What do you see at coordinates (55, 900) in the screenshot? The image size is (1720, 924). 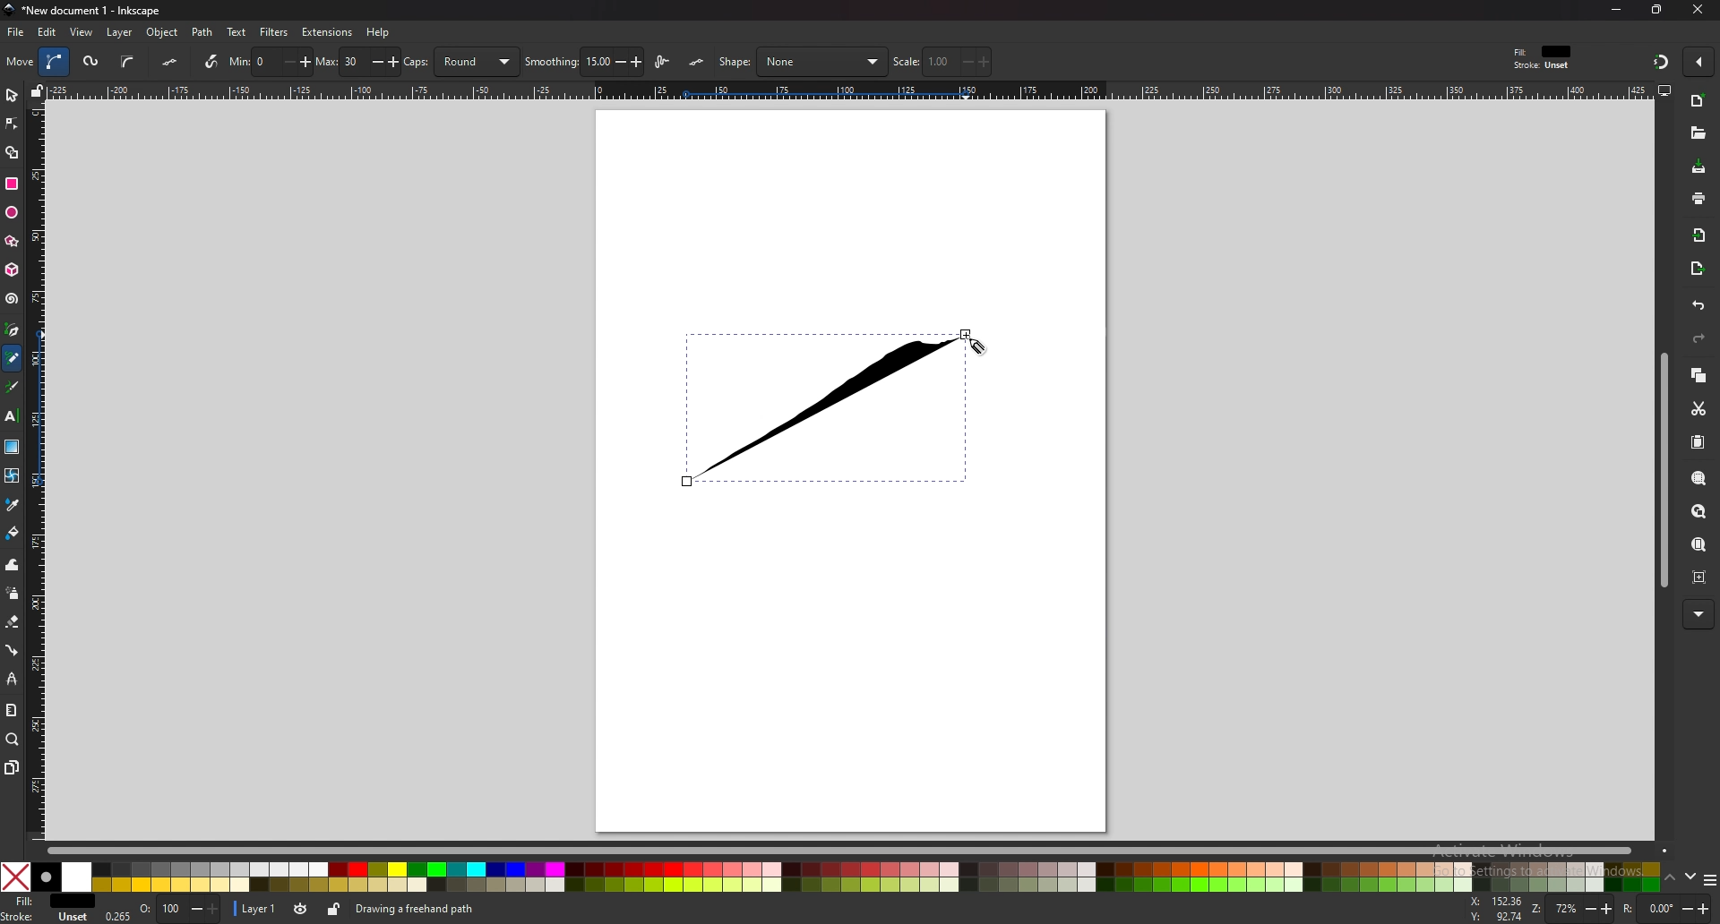 I see `fill` at bounding box center [55, 900].